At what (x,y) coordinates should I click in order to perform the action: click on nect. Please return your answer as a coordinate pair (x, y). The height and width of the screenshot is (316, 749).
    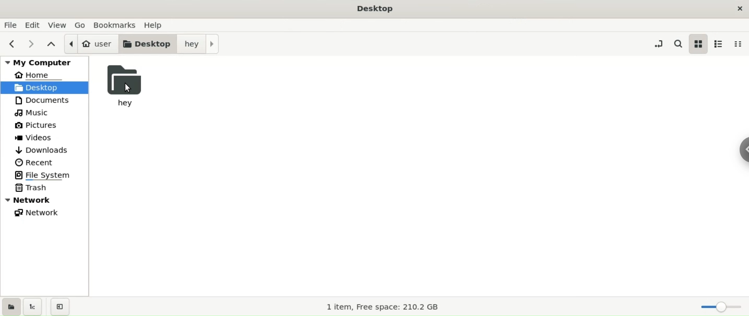
    Looking at the image, I should click on (30, 43).